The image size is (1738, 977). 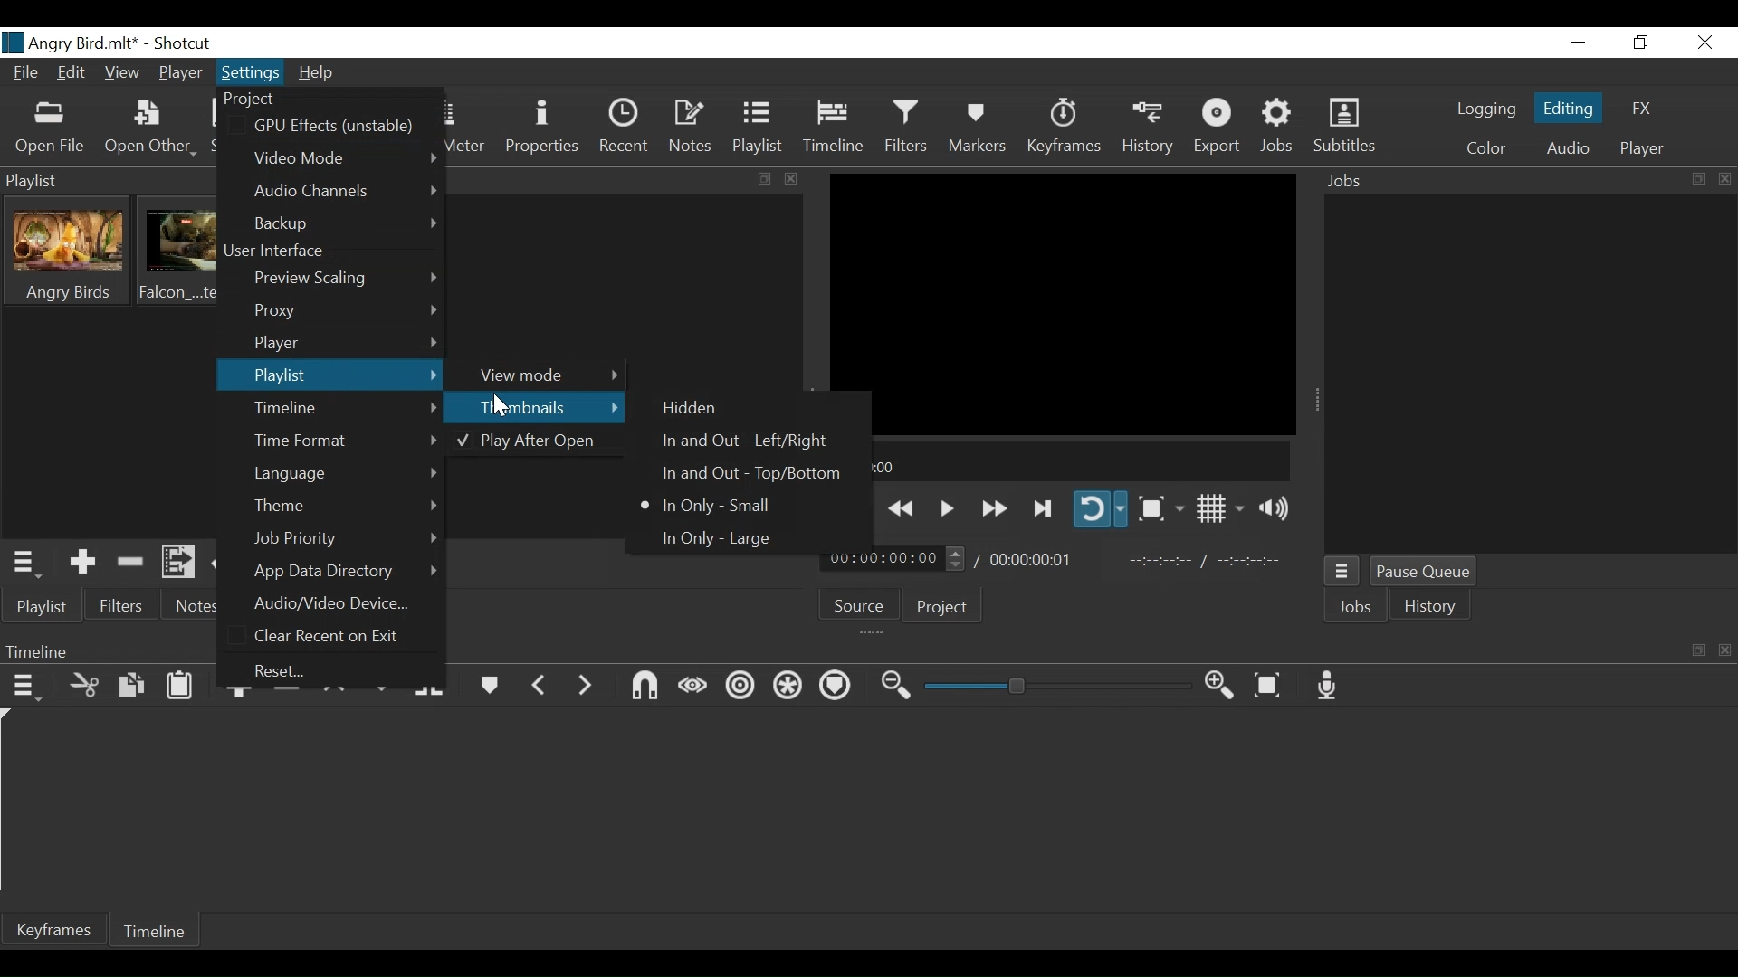 I want to click on Jobs Panel, so click(x=1528, y=178).